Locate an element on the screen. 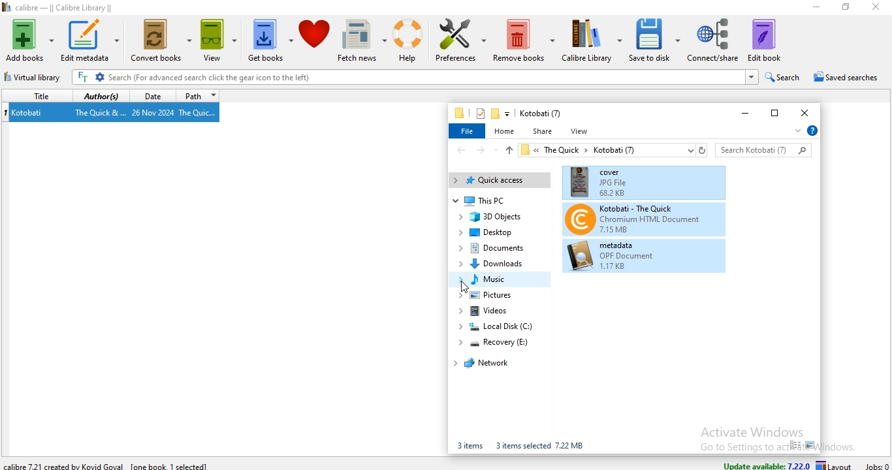 This screenshot has height=470, width=892. 3D Objects is located at coordinates (498, 218).